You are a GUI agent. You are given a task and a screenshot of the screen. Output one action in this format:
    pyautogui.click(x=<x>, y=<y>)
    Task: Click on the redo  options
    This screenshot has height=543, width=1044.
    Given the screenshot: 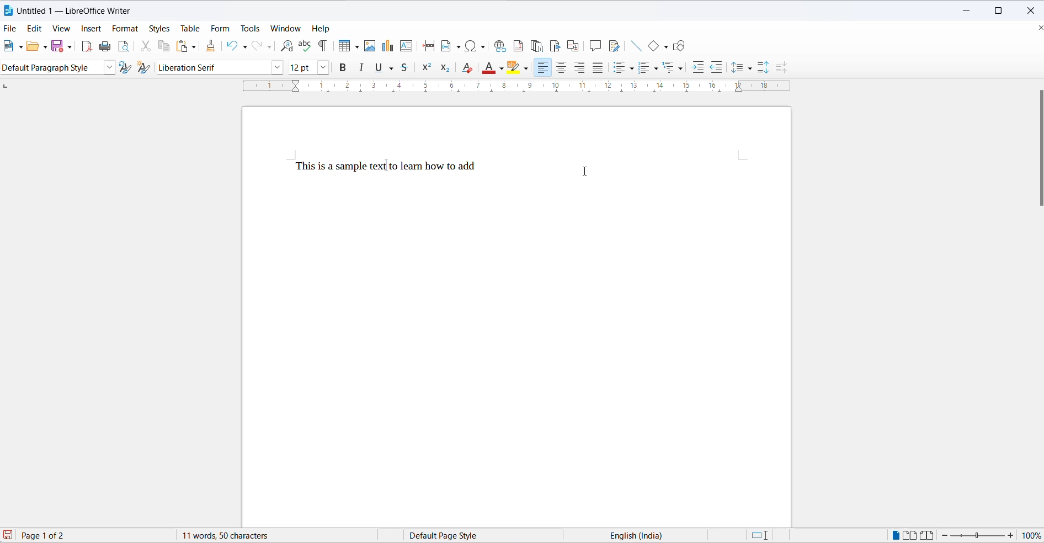 What is the action you would take?
    pyautogui.click(x=270, y=46)
    